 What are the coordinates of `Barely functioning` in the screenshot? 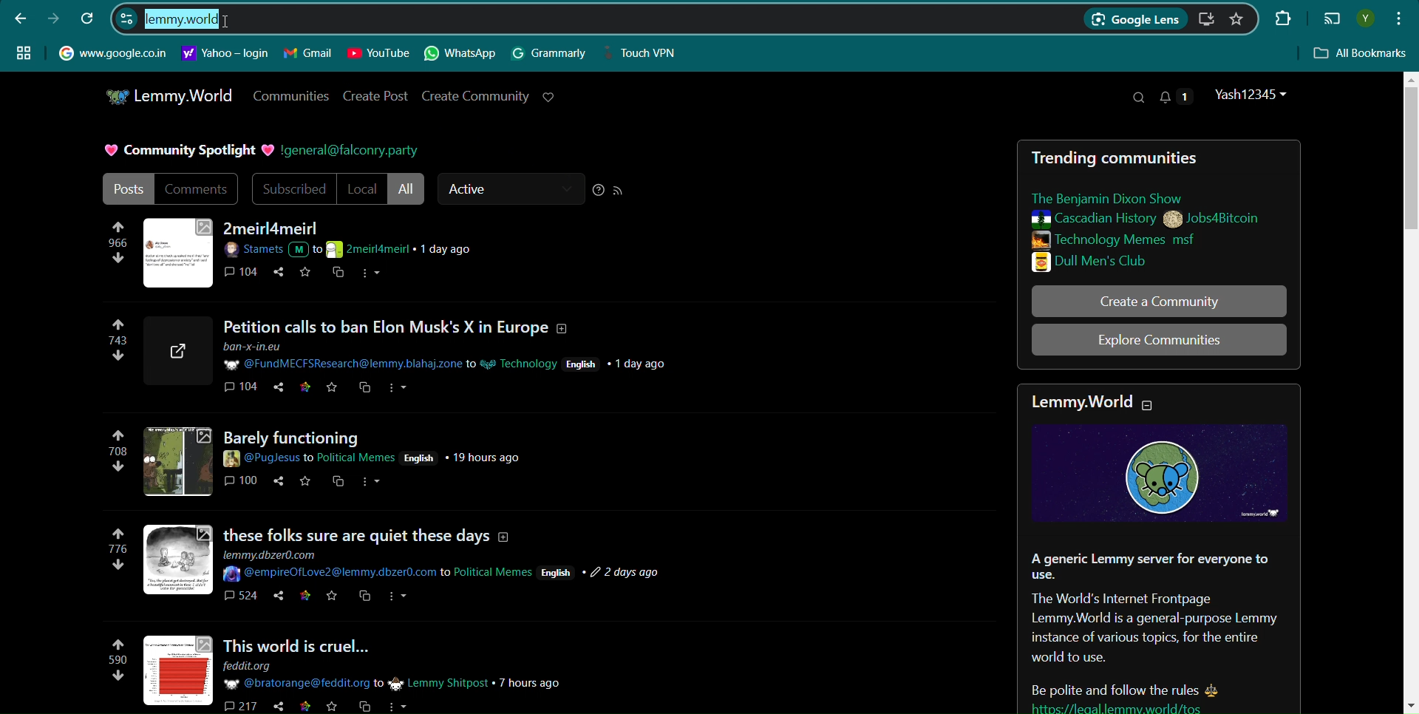 It's located at (316, 435).